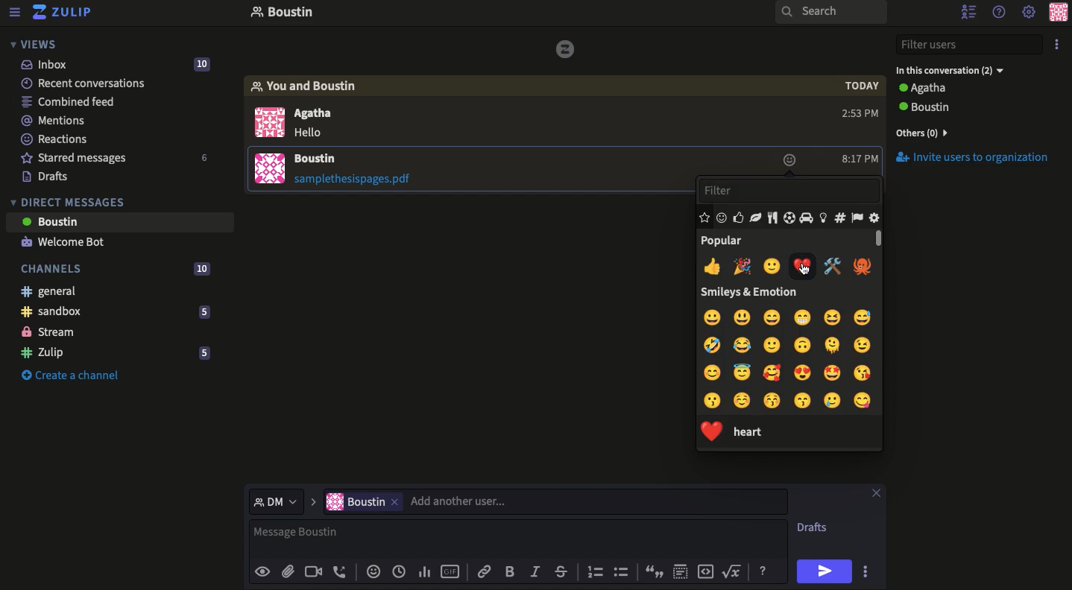 Image resolution: width=1072 pixels, height=590 pixels. What do you see at coordinates (287, 571) in the screenshot?
I see `Attachment` at bounding box center [287, 571].